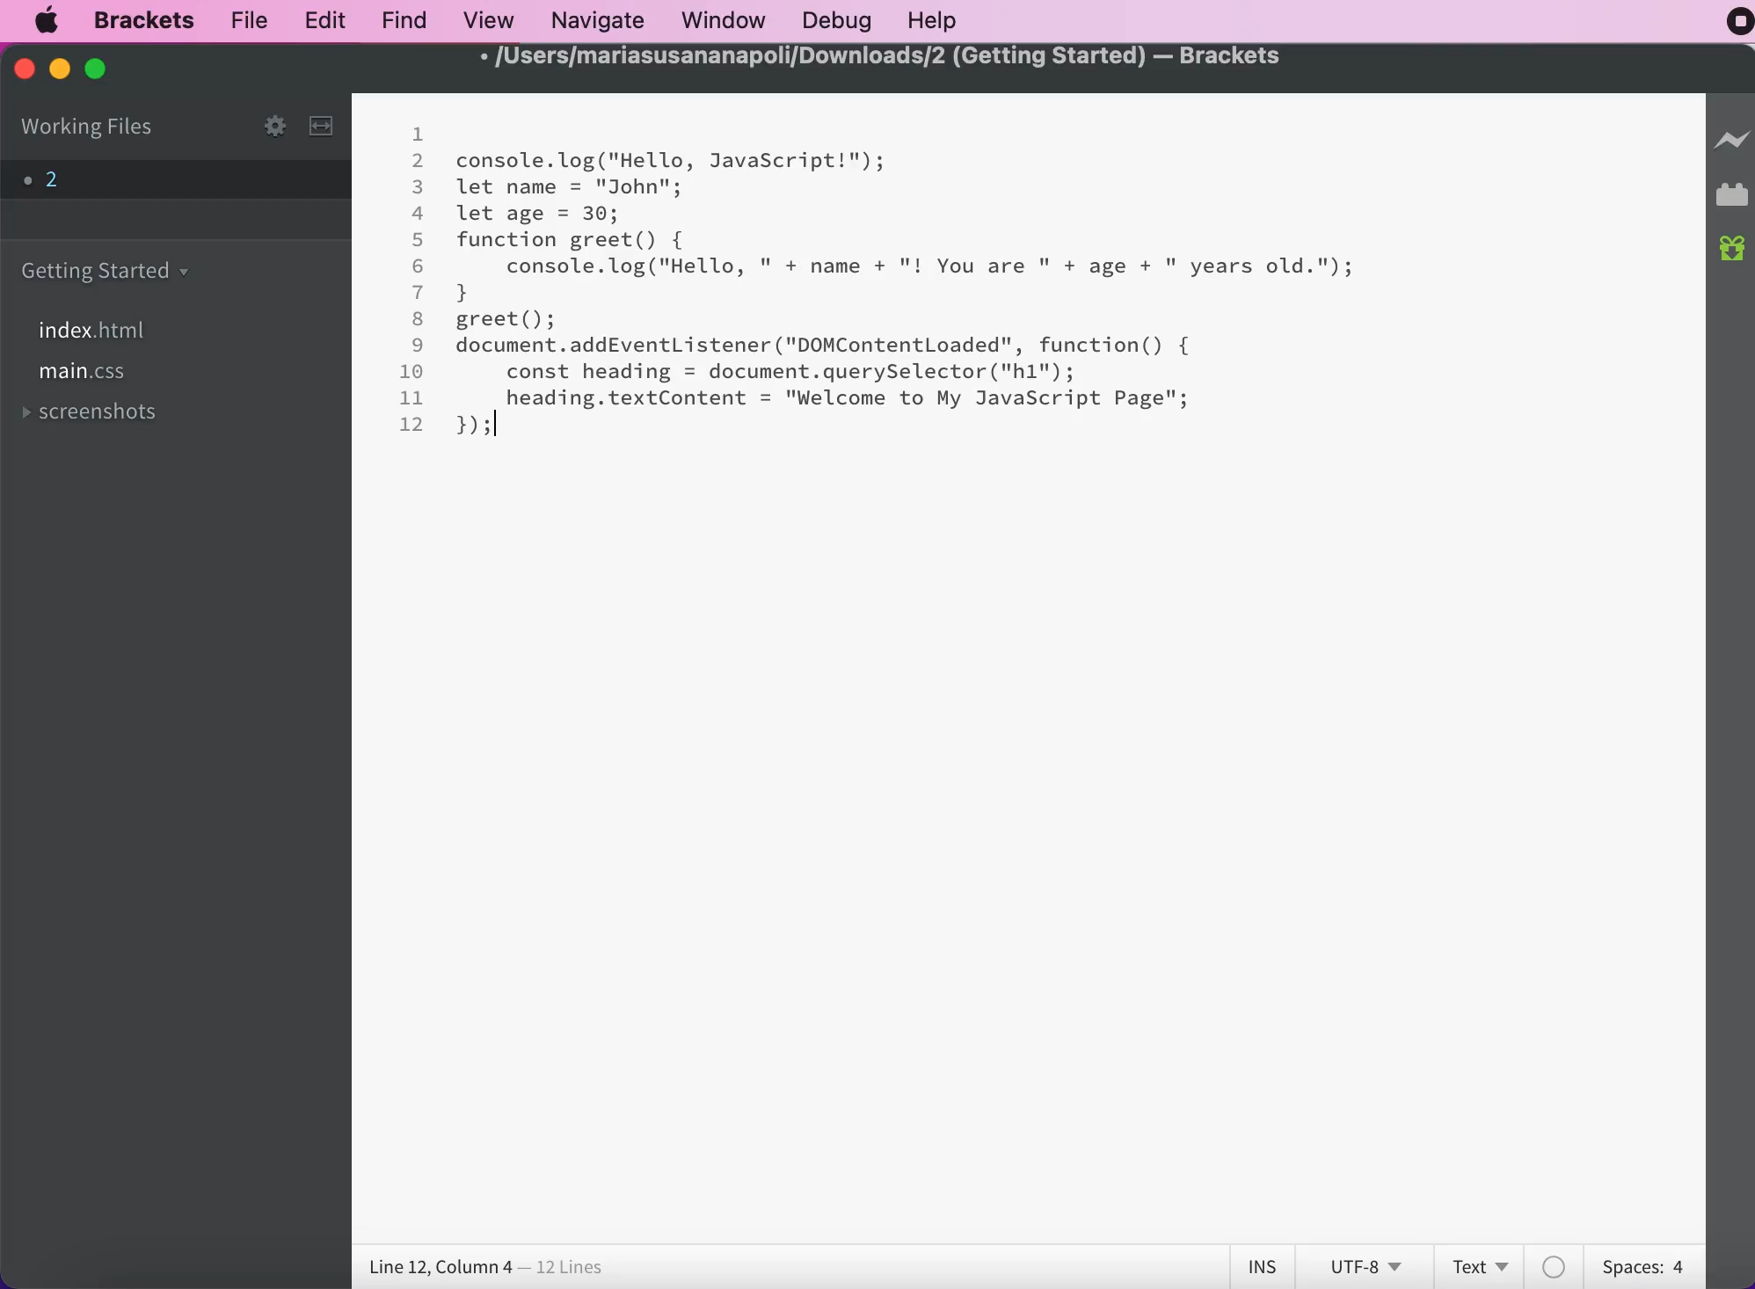 The width and height of the screenshot is (1755, 1289). I want to click on file main.css, so click(93, 376).